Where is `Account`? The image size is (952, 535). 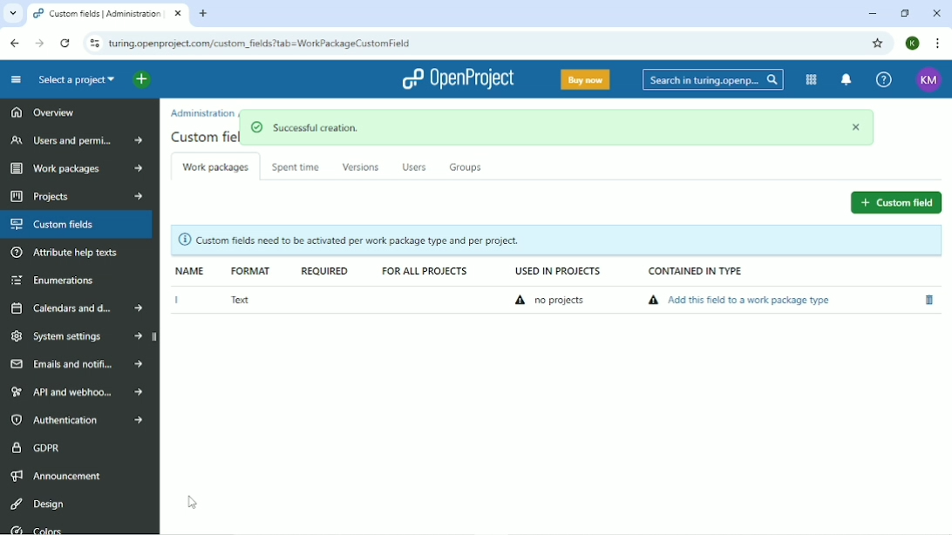
Account is located at coordinates (912, 43).